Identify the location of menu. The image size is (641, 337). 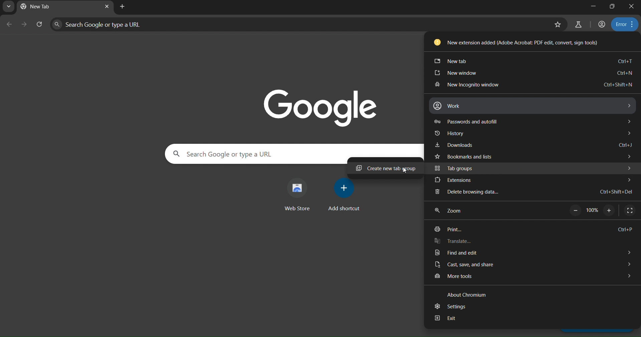
(624, 24).